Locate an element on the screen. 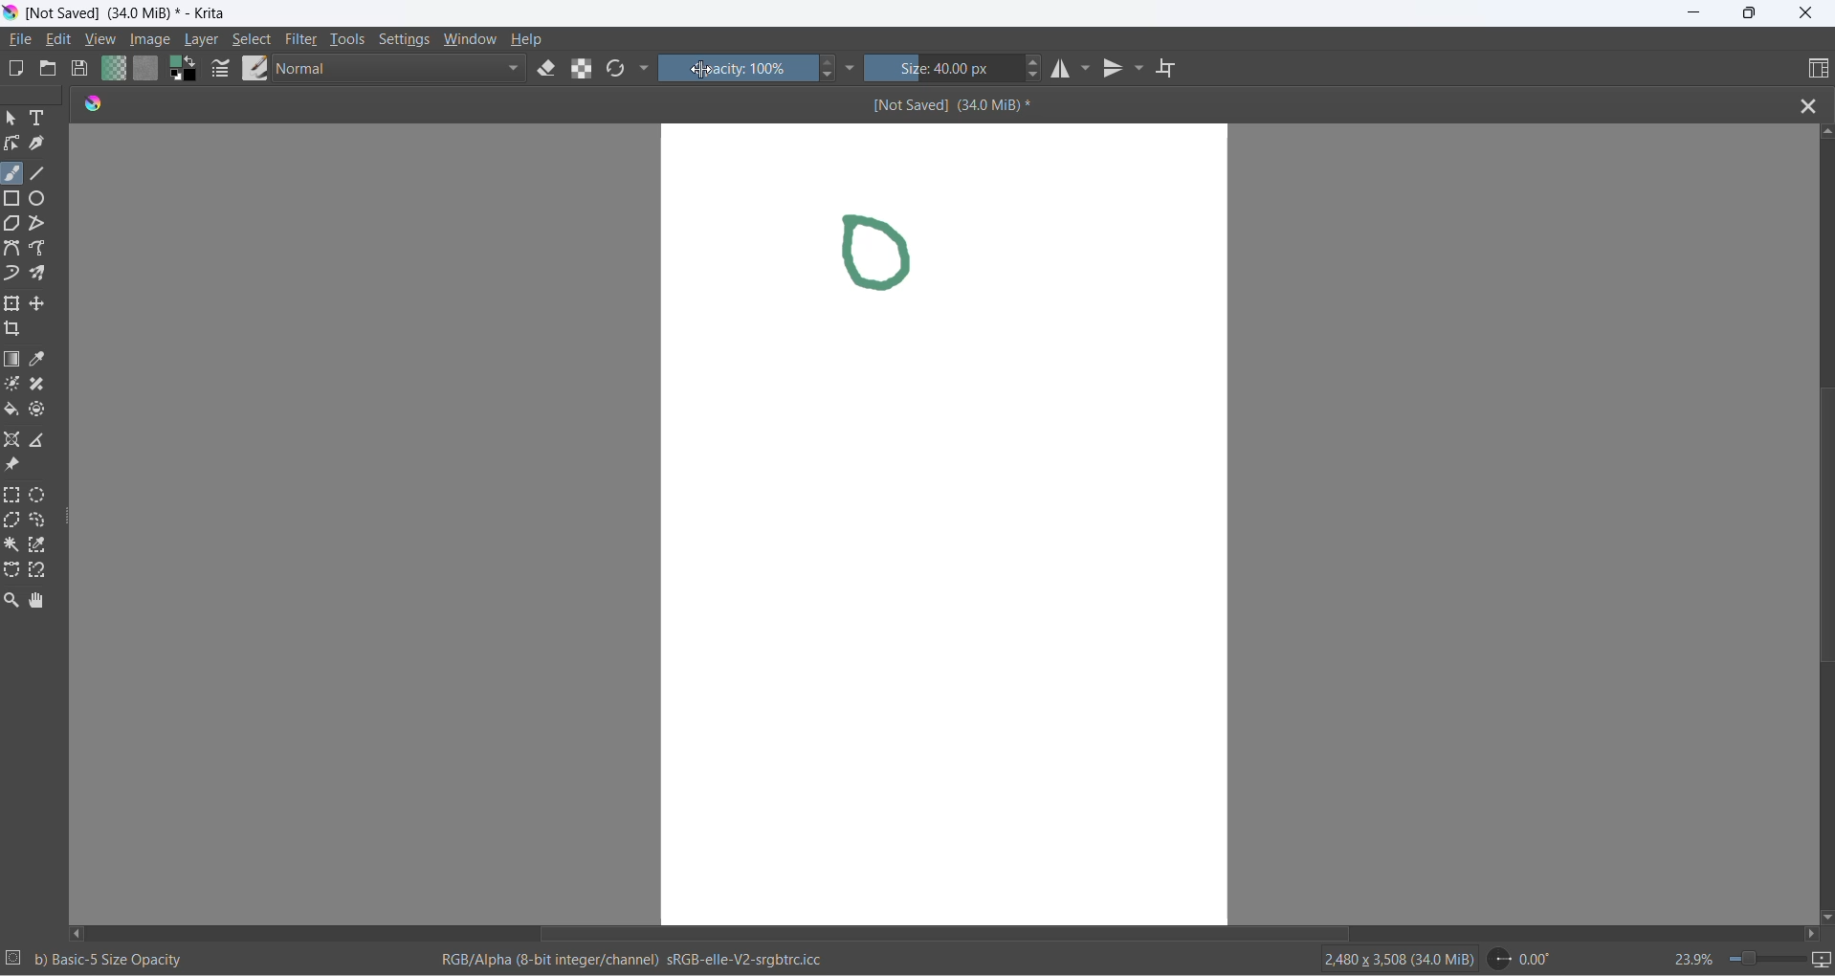 The image size is (1835, 976). scroll up button is located at coordinates (1824, 132).